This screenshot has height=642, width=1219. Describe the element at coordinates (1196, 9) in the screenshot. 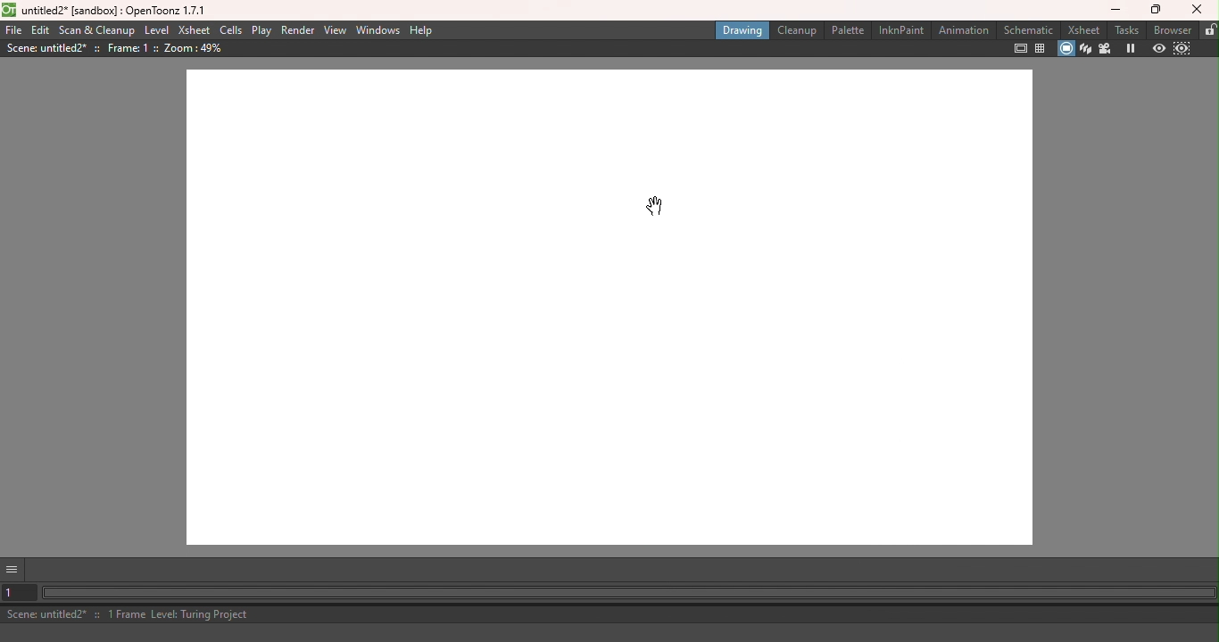

I see `Close` at that location.